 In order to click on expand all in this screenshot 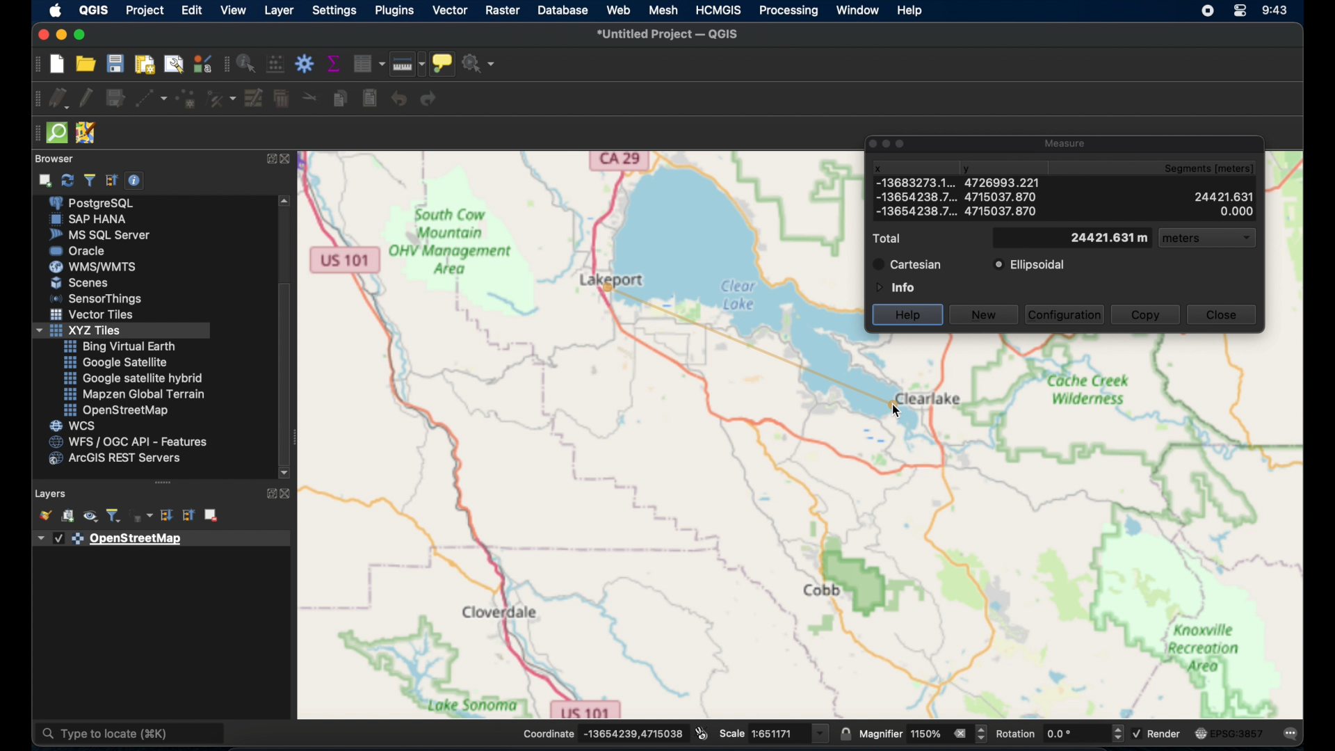, I will do `click(168, 516)`.